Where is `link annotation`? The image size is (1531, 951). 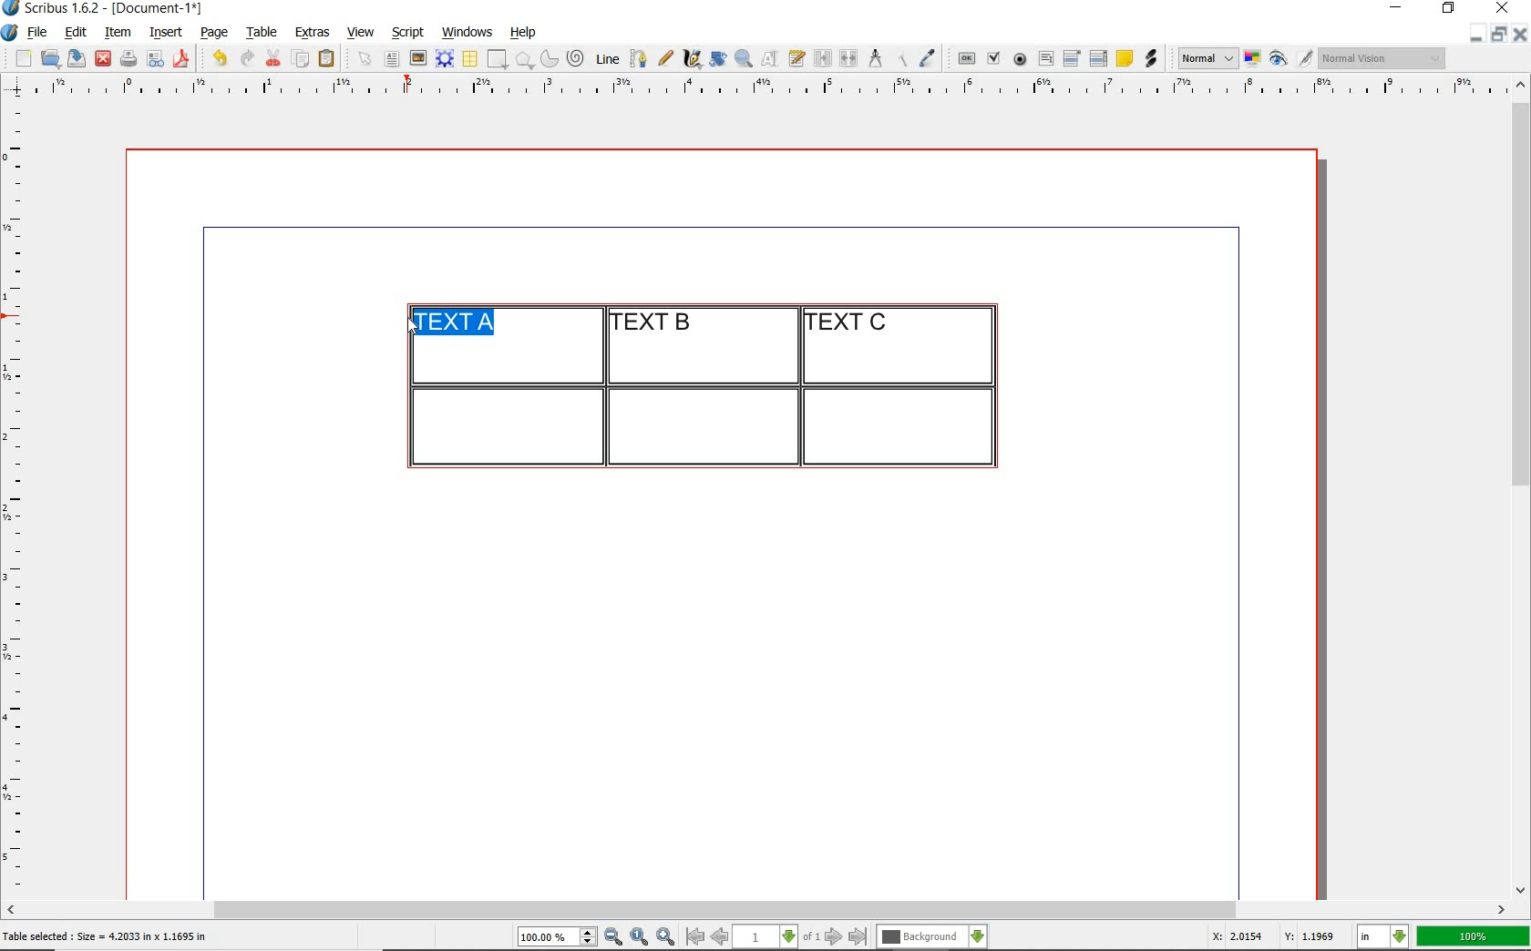 link annotation is located at coordinates (1153, 58).